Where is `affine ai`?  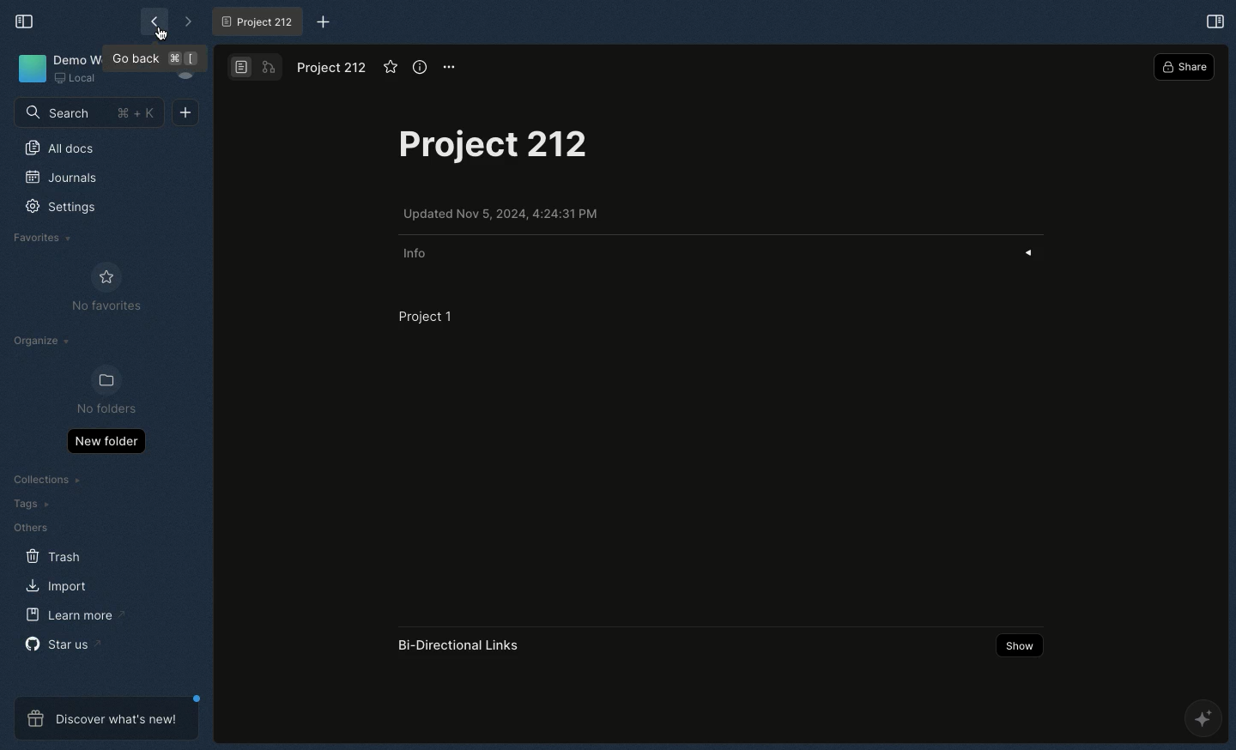 affine ai is located at coordinates (1204, 721).